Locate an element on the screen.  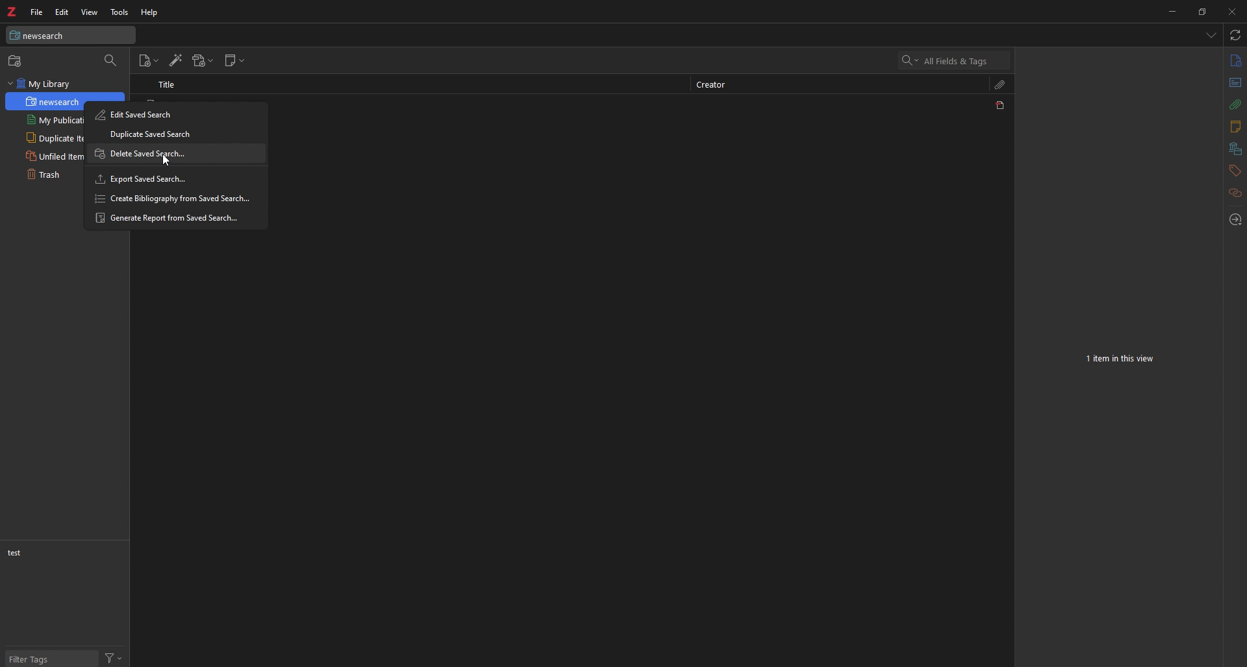
Filter Tags is located at coordinates (46, 659).